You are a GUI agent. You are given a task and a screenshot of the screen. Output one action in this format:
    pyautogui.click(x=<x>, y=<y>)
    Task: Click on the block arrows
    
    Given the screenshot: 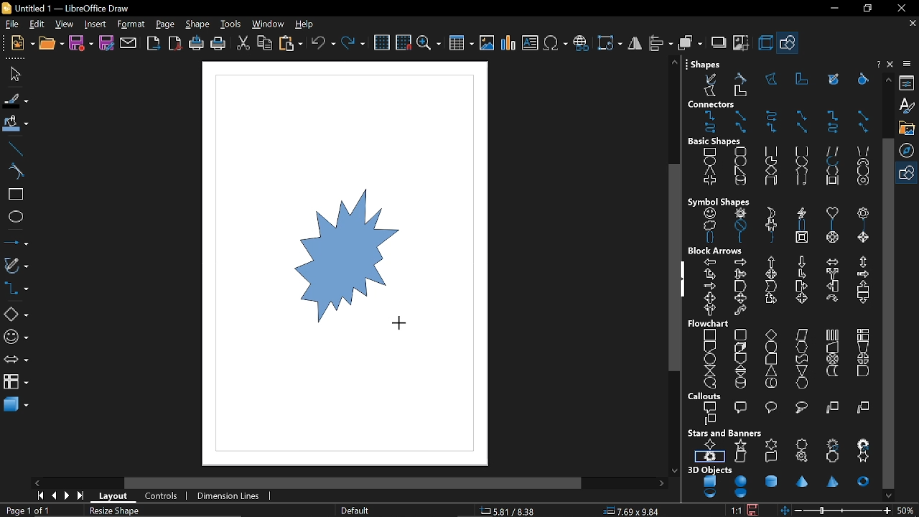 What is the action you would take?
    pyautogui.click(x=783, y=281)
    